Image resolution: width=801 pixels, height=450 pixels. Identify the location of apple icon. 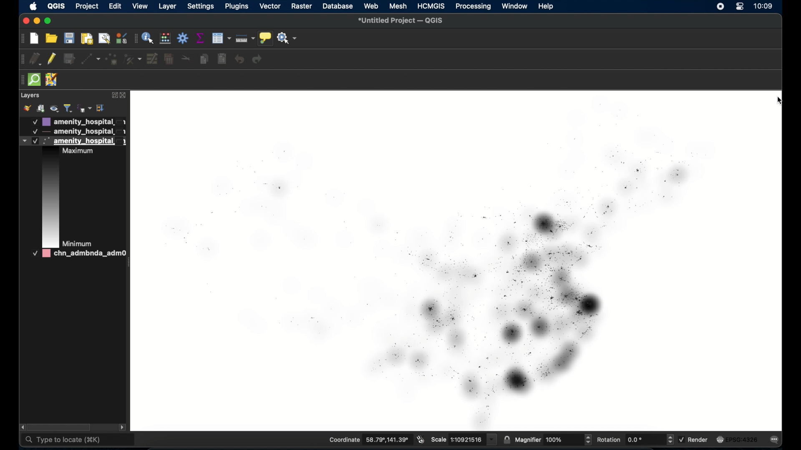
(33, 7).